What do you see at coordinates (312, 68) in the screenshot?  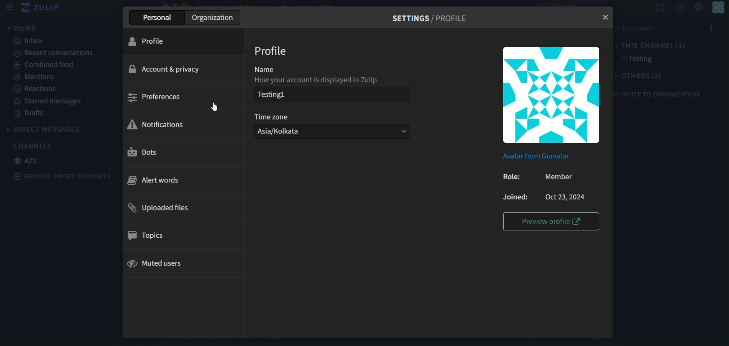 I see `name` at bounding box center [312, 68].